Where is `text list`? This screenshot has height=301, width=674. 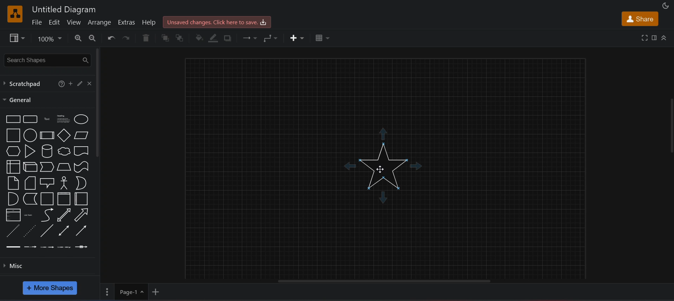
text list is located at coordinates (29, 216).